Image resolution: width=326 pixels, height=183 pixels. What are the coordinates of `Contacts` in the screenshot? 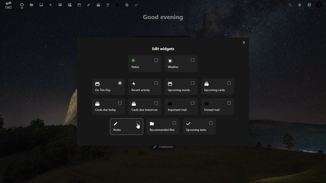 It's located at (309, 4).